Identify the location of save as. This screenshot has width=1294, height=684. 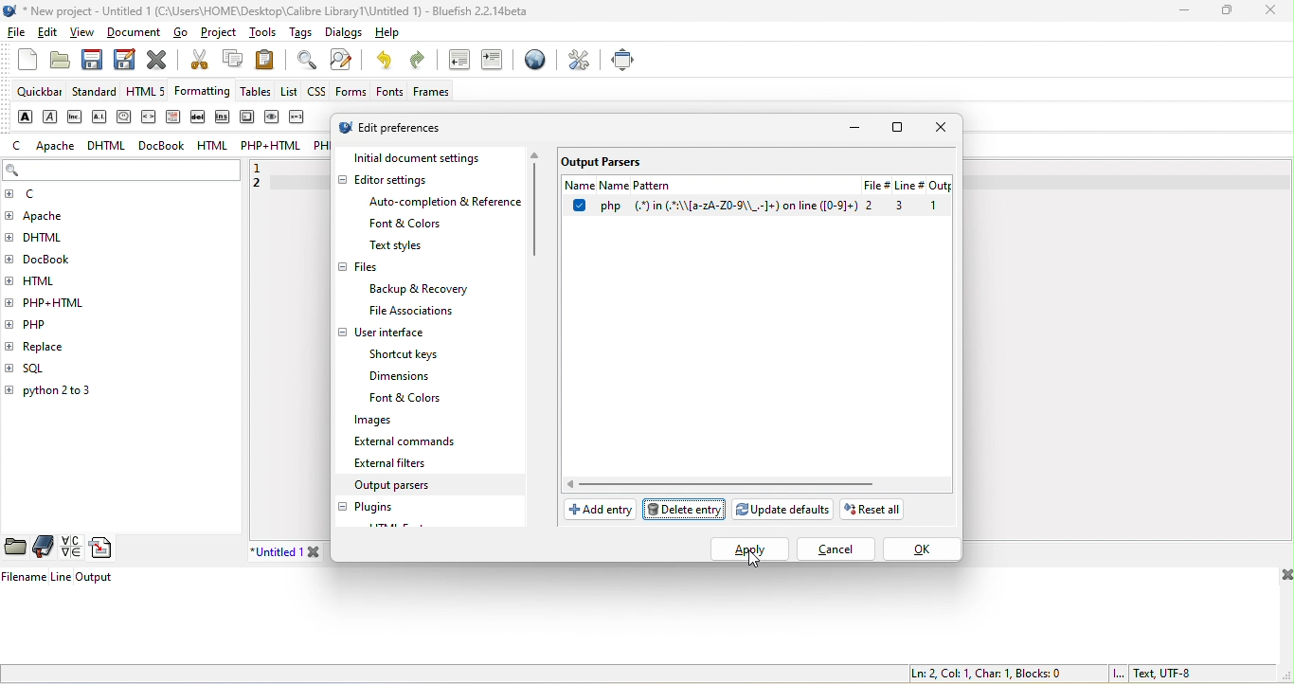
(122, 59).